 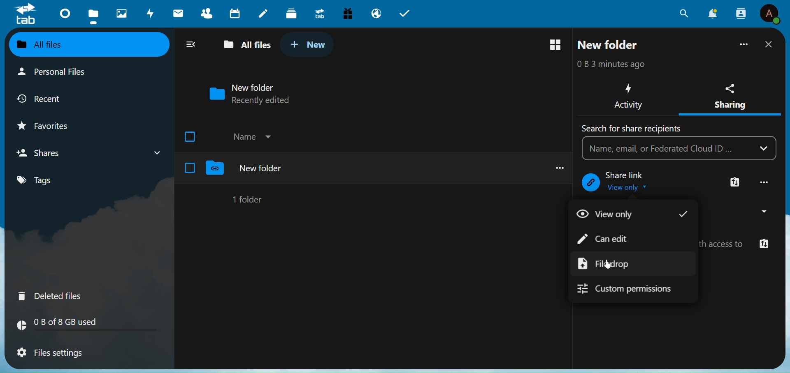 I want to click on Bytes, so click(x=582, y=64).